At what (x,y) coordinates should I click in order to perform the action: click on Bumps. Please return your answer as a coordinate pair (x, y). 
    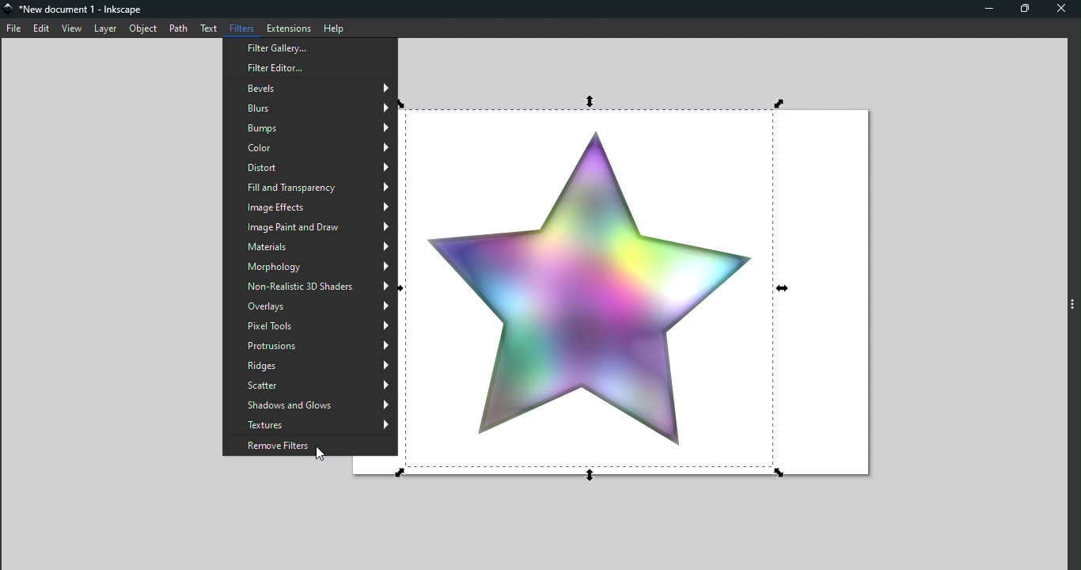
    Looking at the image, I should click on (310, 129).